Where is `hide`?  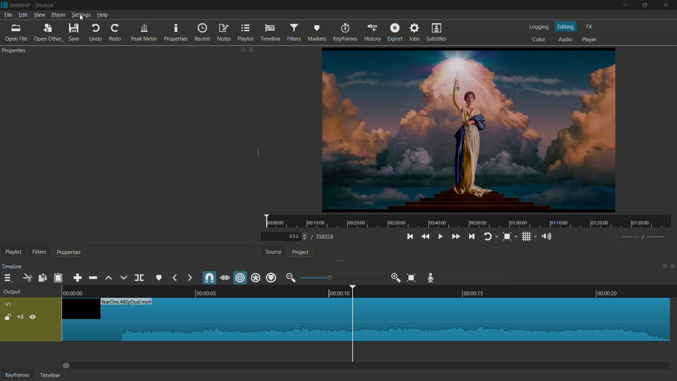 hide is located at coordinates (33, 317).